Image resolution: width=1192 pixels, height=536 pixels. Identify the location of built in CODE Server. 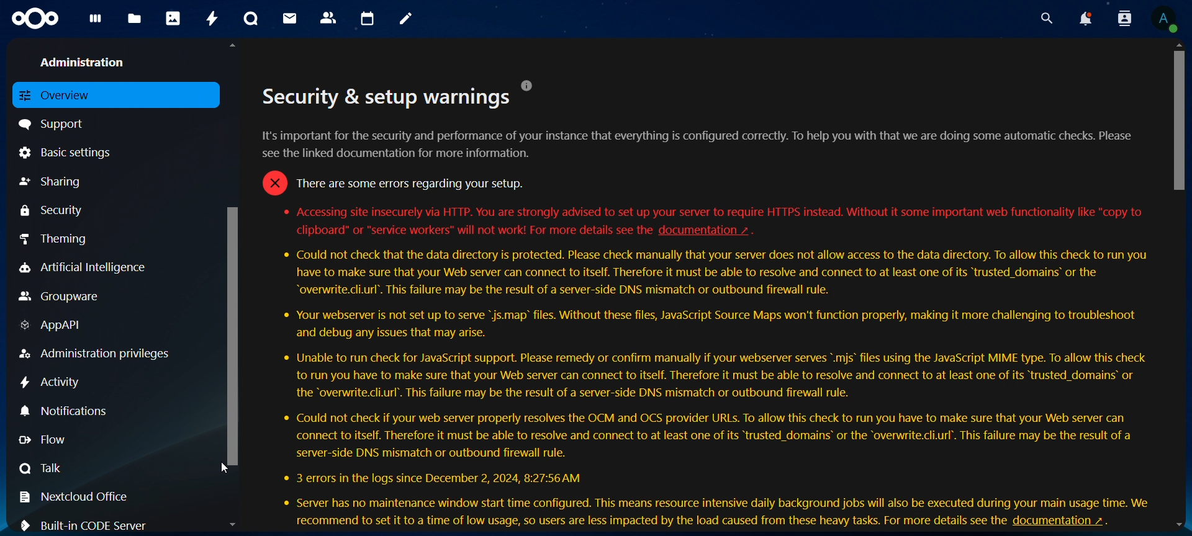
(88, 524).